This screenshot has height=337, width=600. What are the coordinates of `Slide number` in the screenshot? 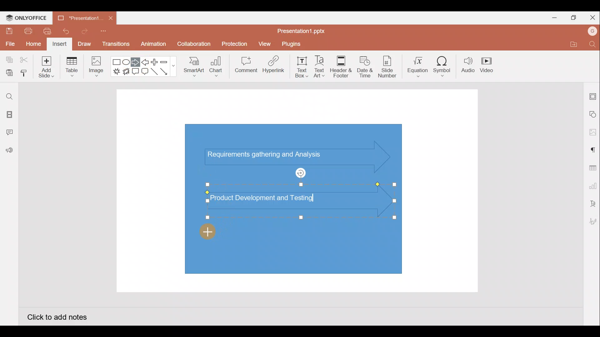 It's located at (387, 67).